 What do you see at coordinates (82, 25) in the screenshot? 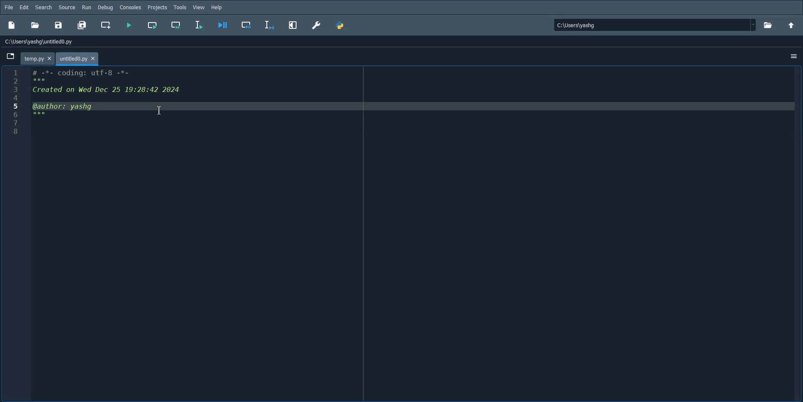
I see `Save all File` at bounding box center [82, 25].